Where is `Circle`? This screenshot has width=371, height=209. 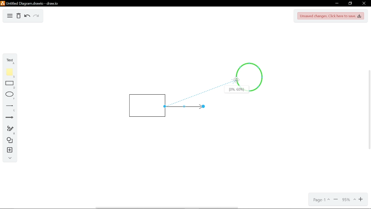
Circle is located at coordinates (249, 79).